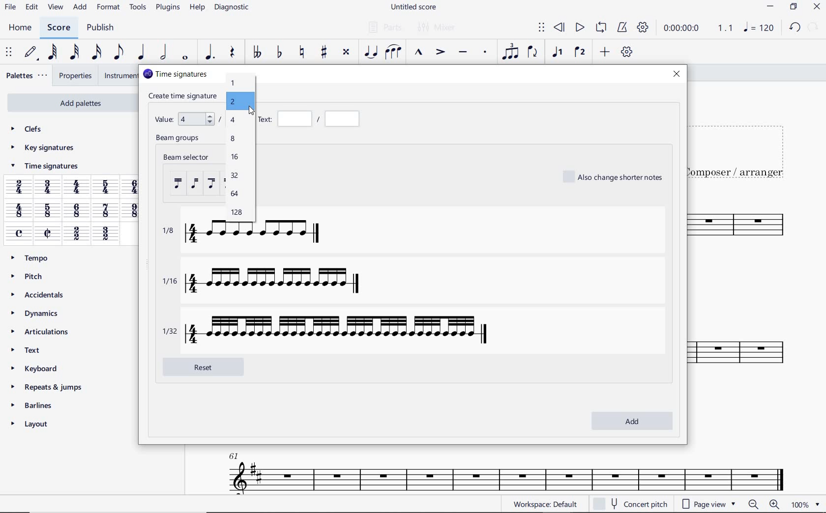  Describe the element at coordinates (33, 258) in the screenshot. I see `TEMPO` at that location.